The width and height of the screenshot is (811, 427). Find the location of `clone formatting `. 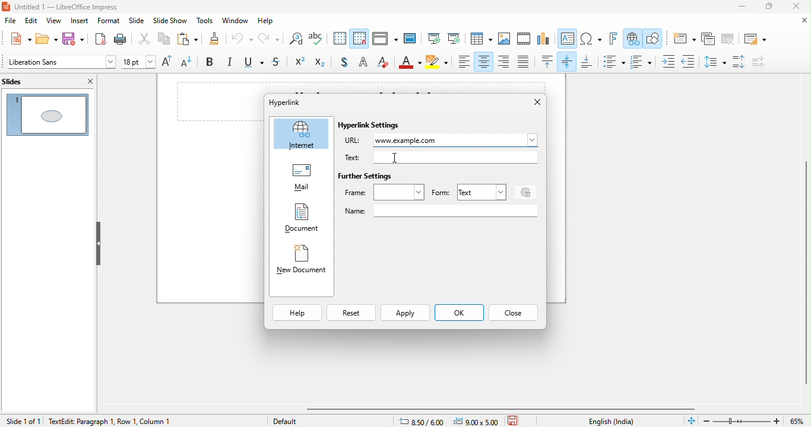

clone formatting  is located at coordinates (213, 40).